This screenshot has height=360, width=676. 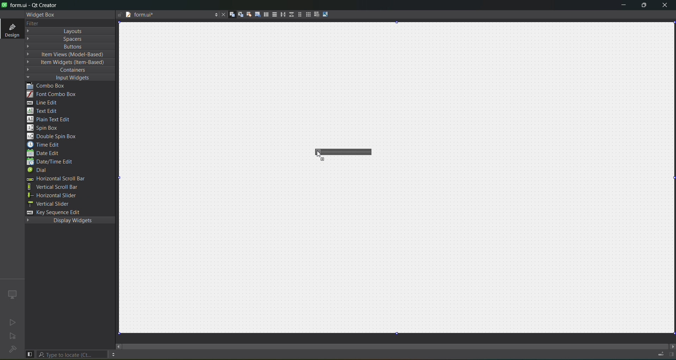 I want to click on buddies, so click(x=246, y=15).